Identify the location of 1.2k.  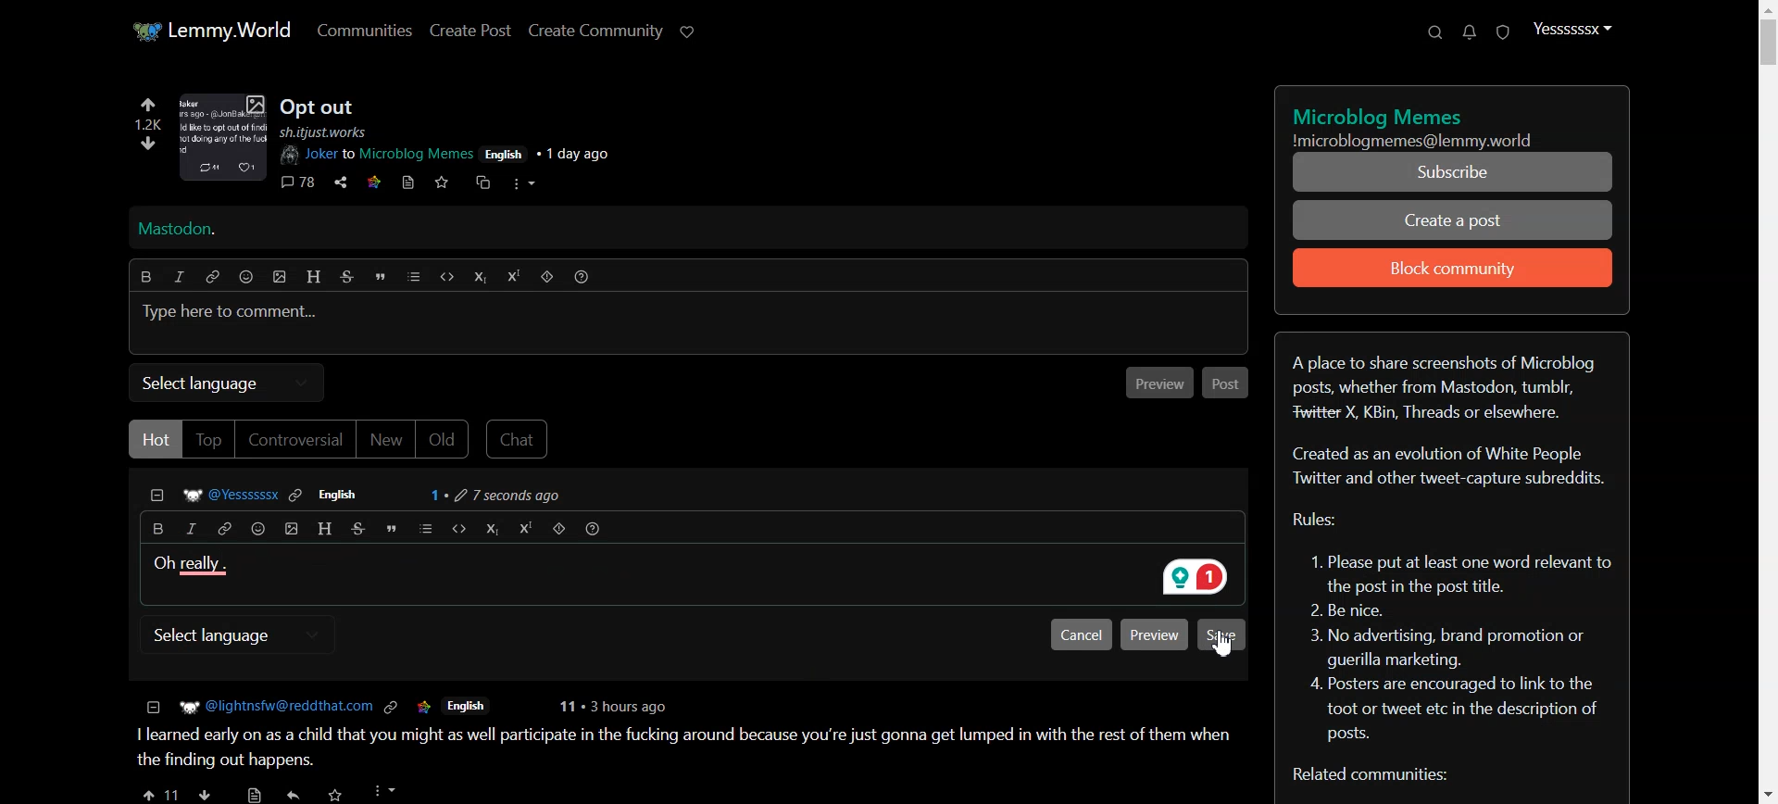
(149, 123).